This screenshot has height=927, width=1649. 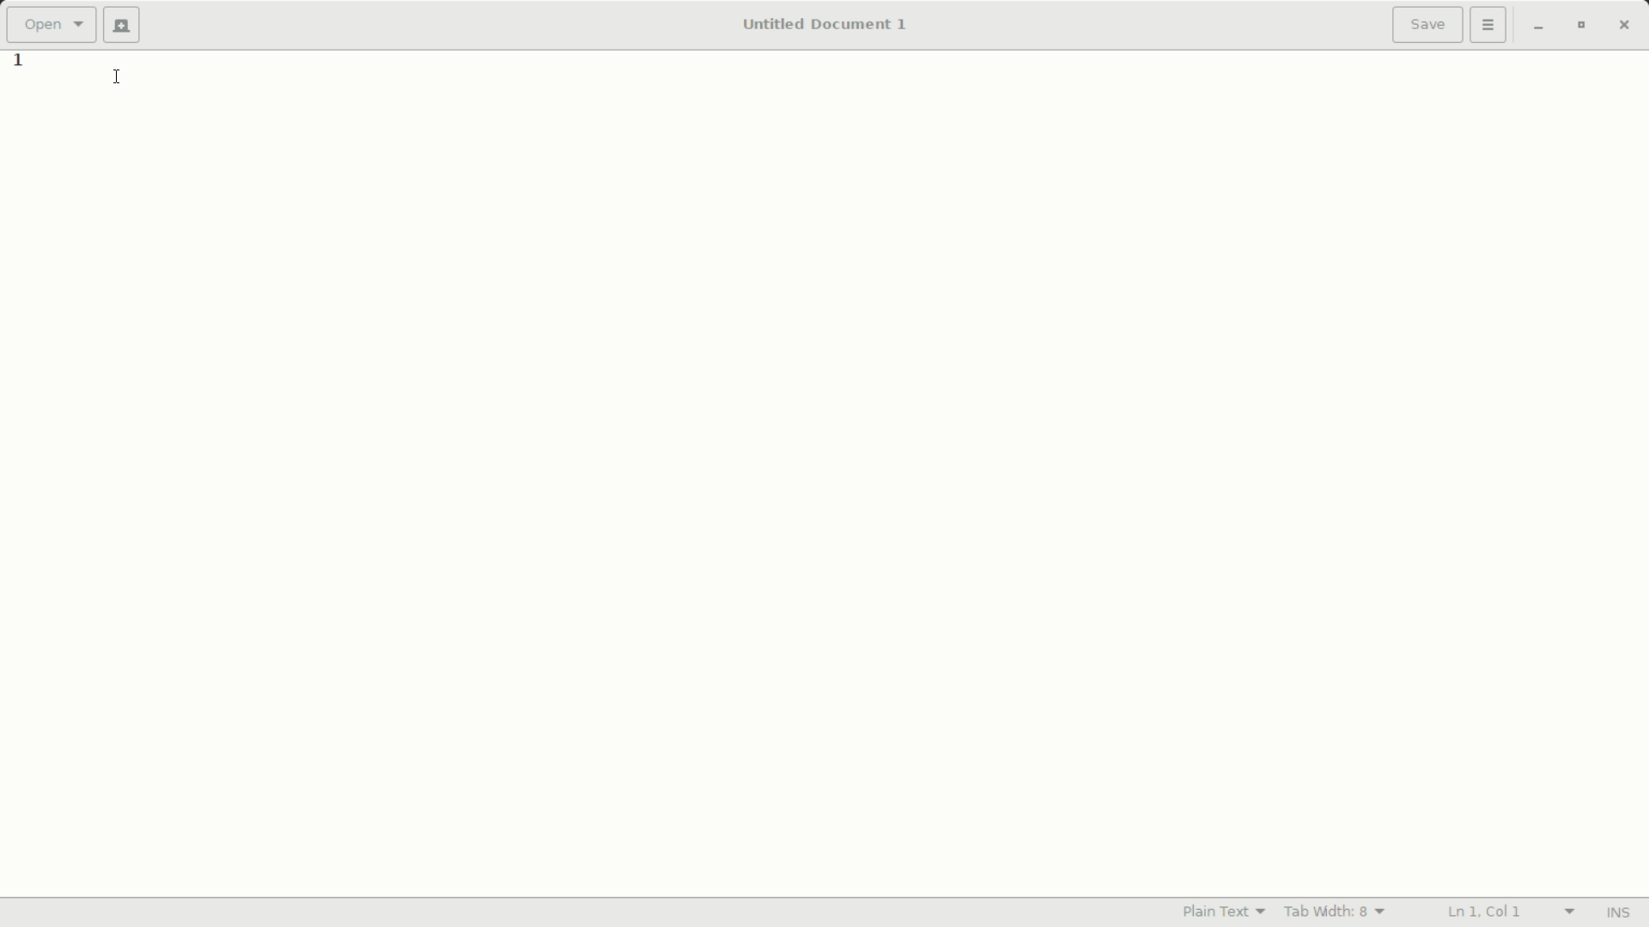 I want to click on close app, so click(x=1629, y=26).